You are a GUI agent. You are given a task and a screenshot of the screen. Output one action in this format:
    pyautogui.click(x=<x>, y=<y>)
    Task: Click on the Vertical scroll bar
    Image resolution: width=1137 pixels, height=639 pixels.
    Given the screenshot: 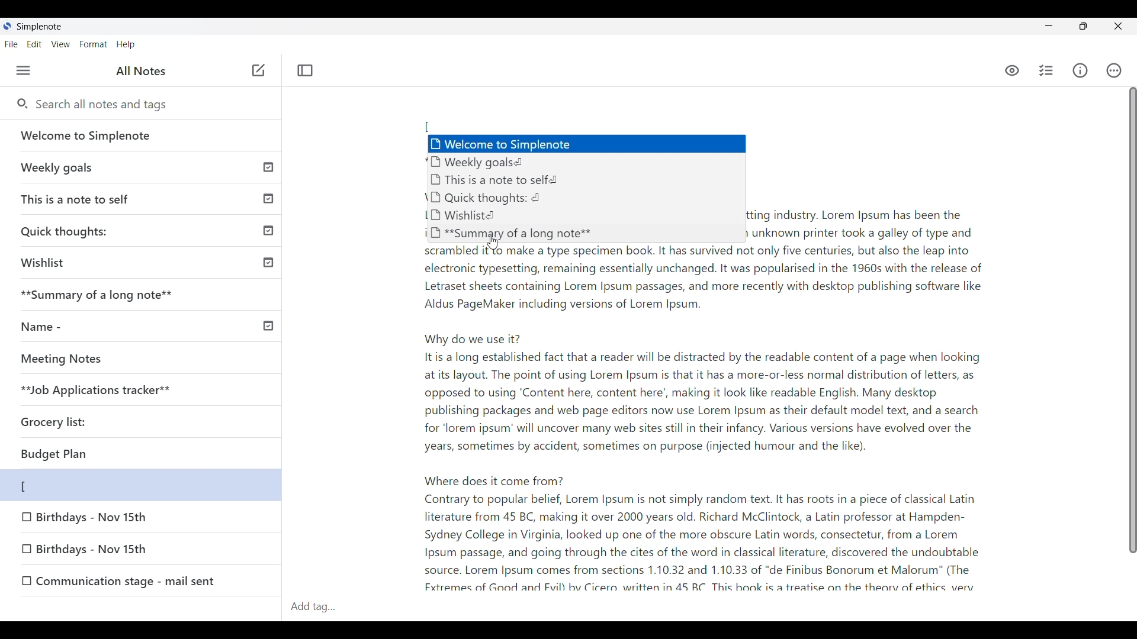 What is the action you would take?
    pyautogui.click(x=1126, y=327)
    